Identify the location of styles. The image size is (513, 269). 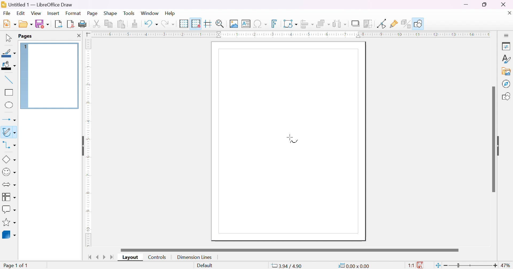
(506, 59).